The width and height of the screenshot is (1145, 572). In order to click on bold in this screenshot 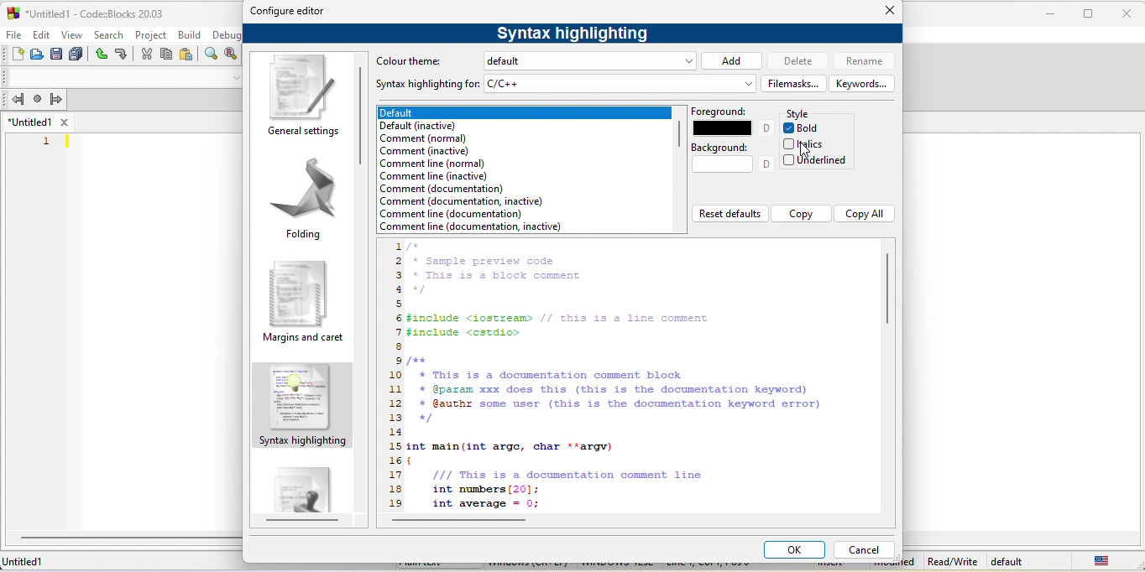, I will do `click(806, 128)`.